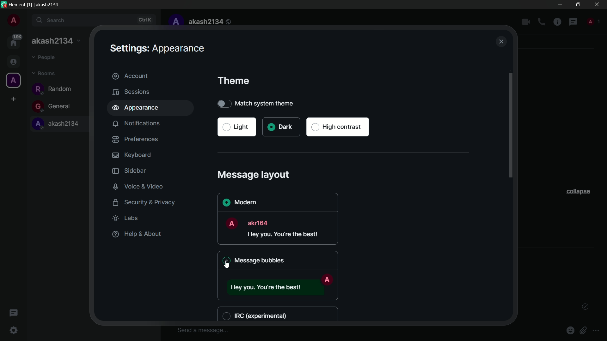  Describe the element at coordinates (155, 108) in the screenshot. I see `appearance` at that location.